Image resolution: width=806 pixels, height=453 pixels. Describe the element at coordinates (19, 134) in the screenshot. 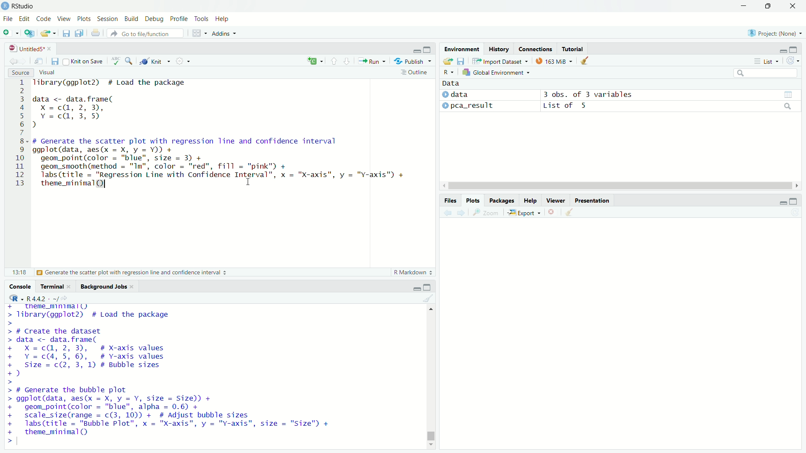

I see `line numbers` at that location.